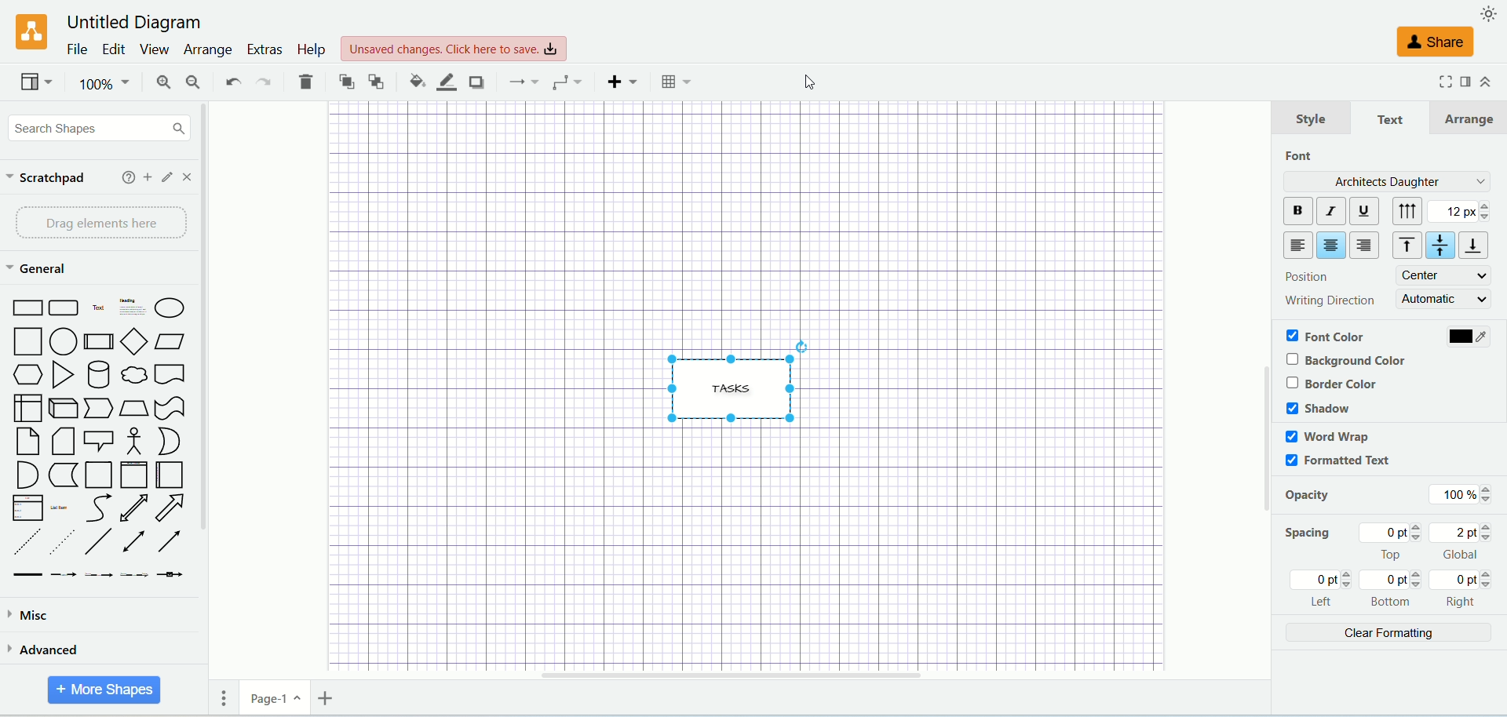 Image resolution: width=1507 pixels, height=717 pixels. What do you see at coordinates (133, 508) in the screenshot?
I see `Bidirectional Arrow` at bounding box center [133, 508].